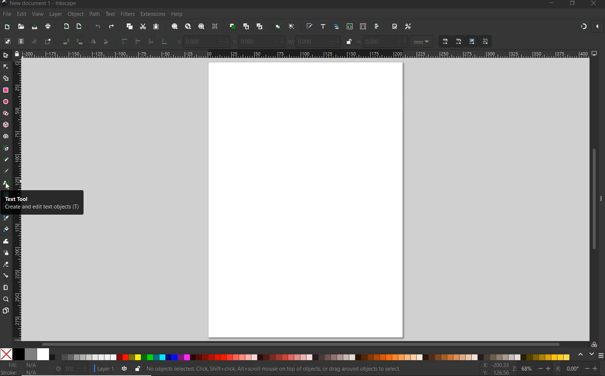  What do you see at coordinates (202, 27) in the screenshot?
I see `zoom page` at bounding box center [202, 27].